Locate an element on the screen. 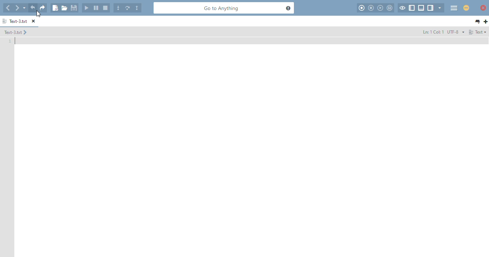 Image resolution: width=489 pixels, height=257 pixels. go back one location is located at coordinates (8, 8).